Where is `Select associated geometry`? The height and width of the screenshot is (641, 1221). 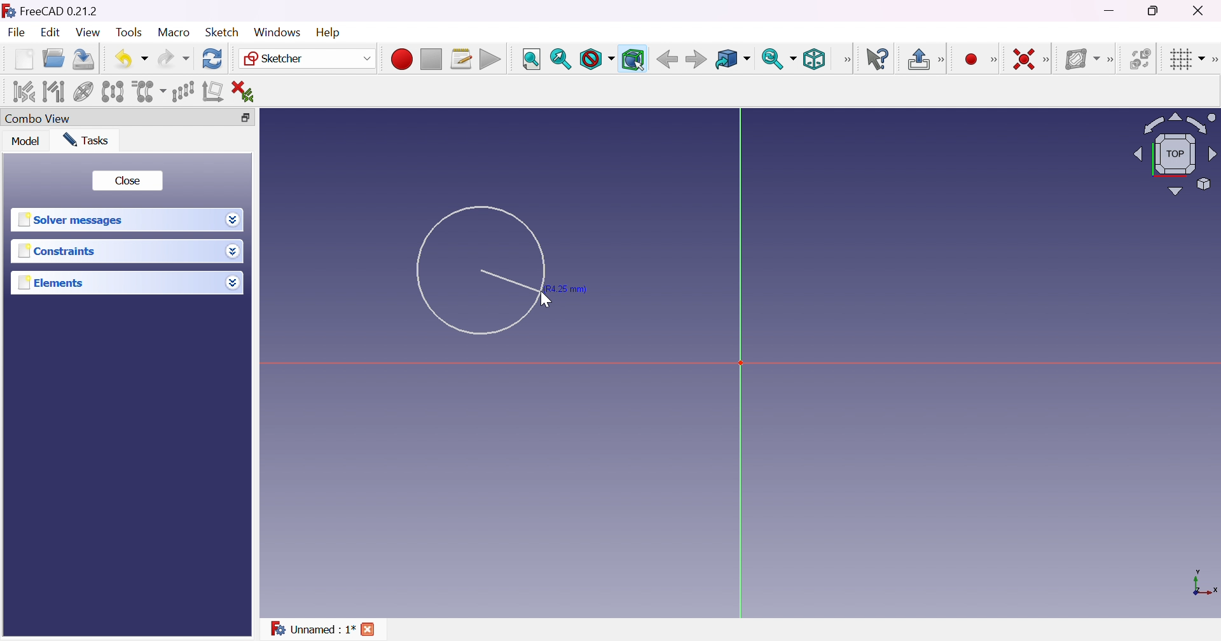 Select associated geometry is located at coordinates (54, 92).